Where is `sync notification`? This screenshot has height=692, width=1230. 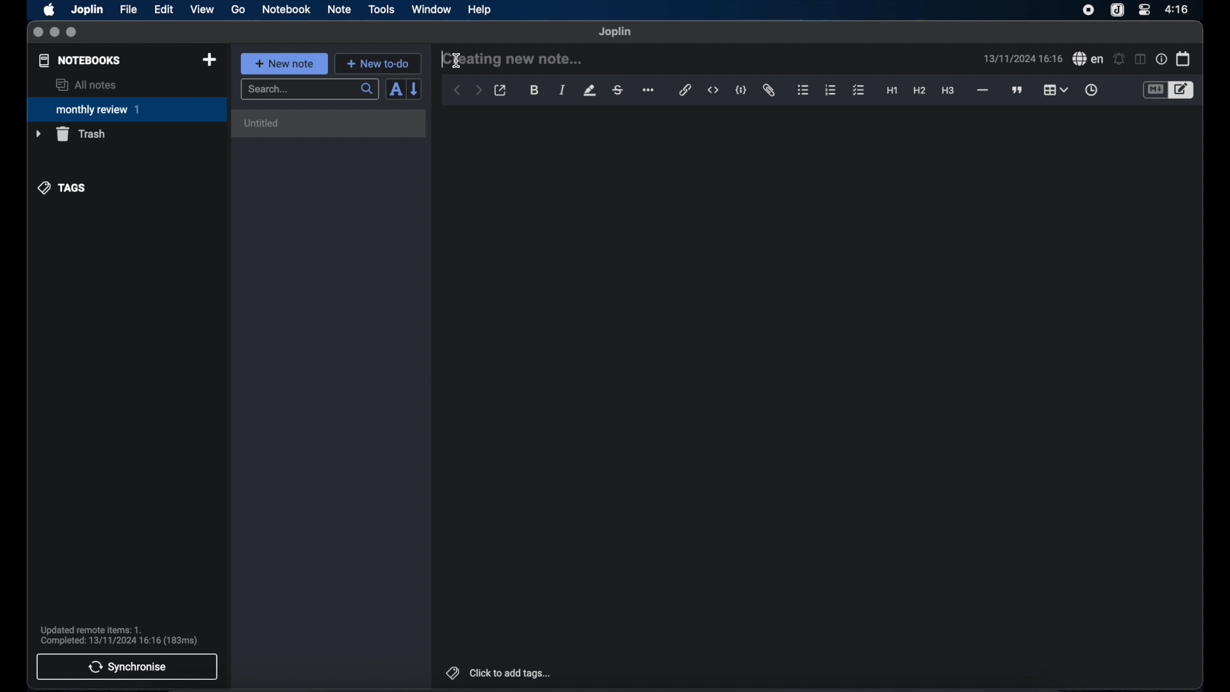 sync notification is located at coordinates (119, 636).